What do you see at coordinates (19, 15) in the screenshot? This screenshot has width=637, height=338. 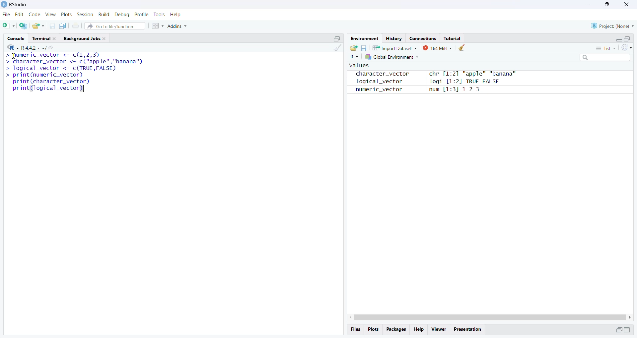 I see `edit` at bounding box center [19, 15].